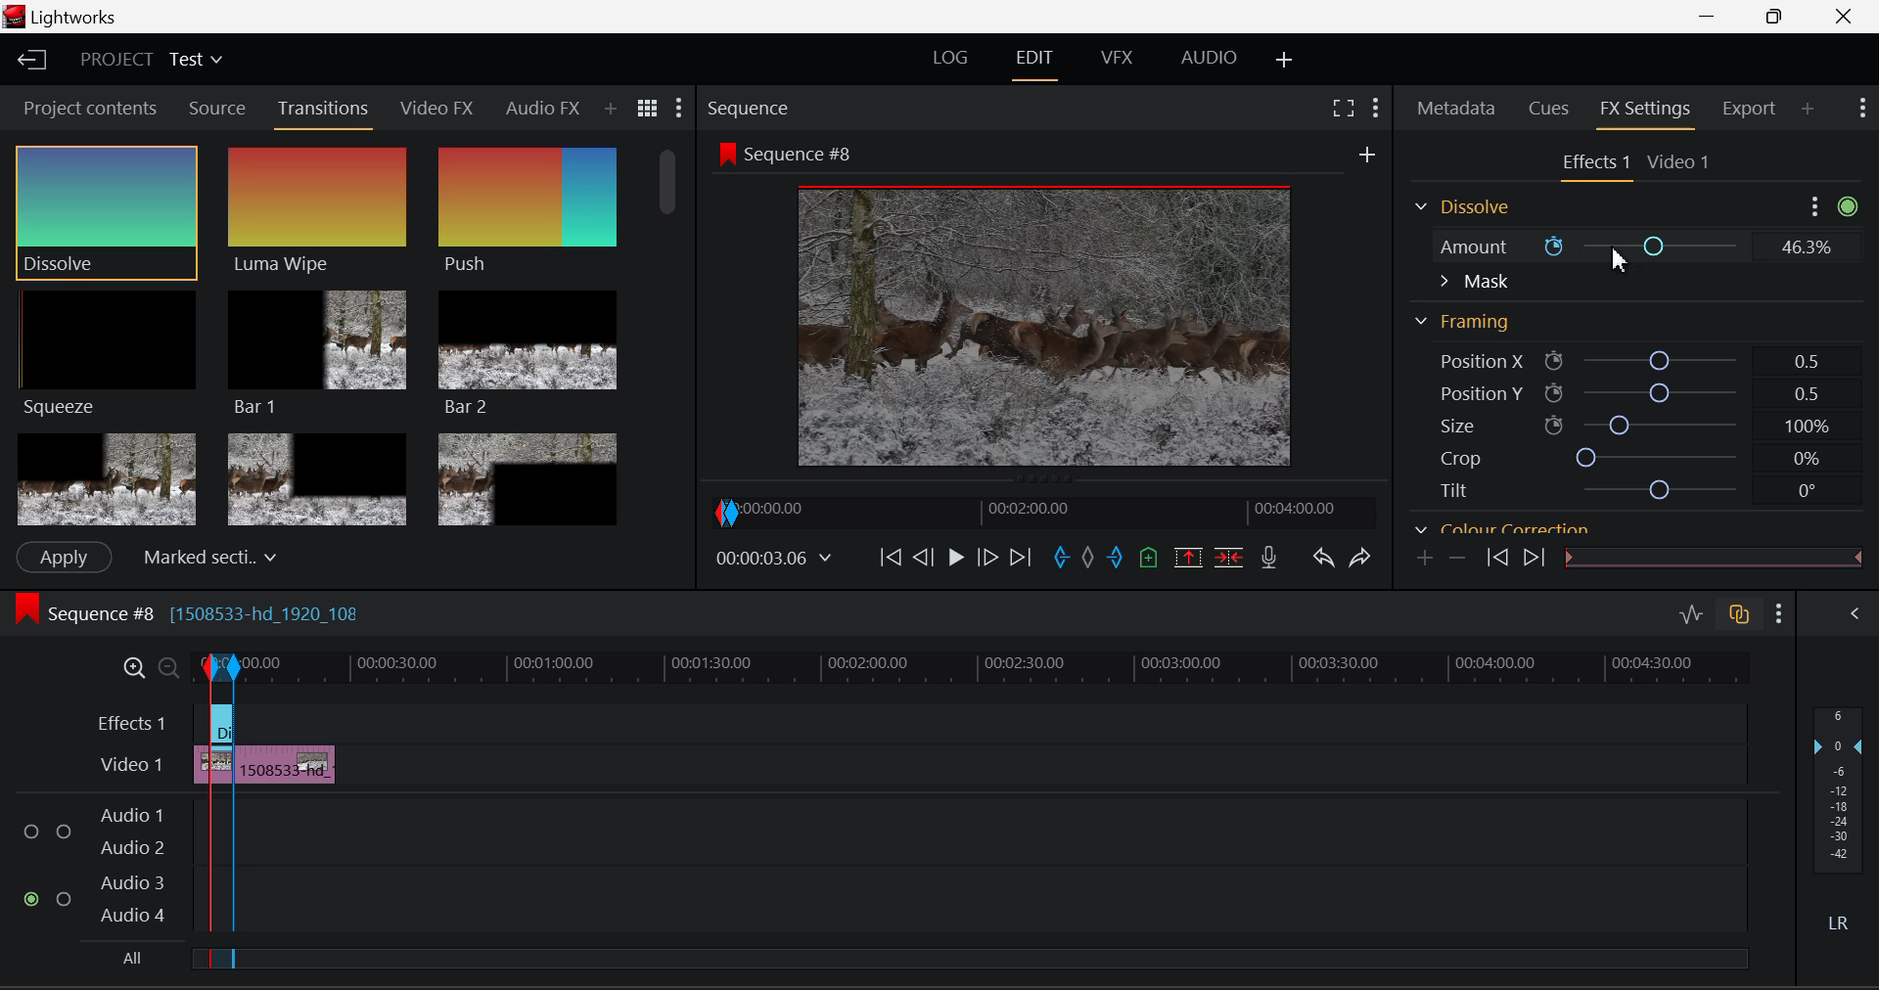 This screenshot has height=990, width=1879. What do you see at coordinates (1147, 559) in the screenshot?
I see `Mark Cue` at bounding box center [1147, 559].